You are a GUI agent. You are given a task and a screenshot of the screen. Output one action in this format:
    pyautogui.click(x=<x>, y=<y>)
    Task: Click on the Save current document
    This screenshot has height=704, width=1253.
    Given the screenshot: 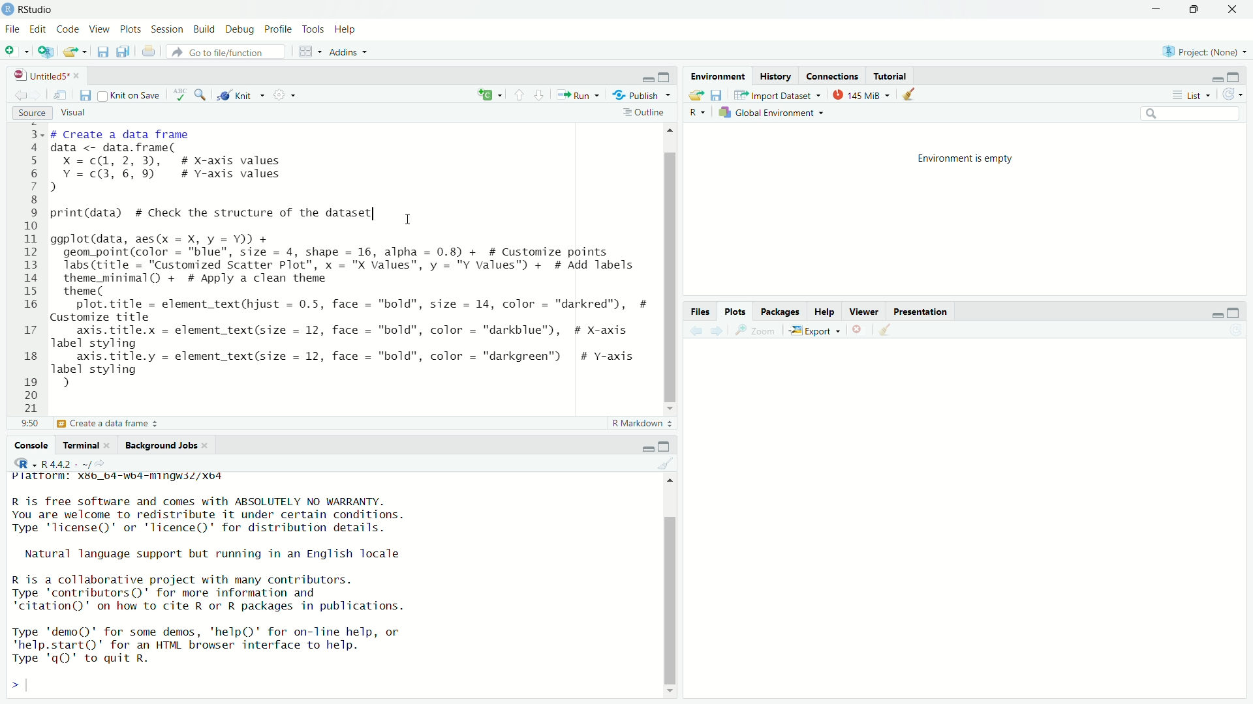 What is the action you would take?
    pyautogui.click(x=103, y=51)
    